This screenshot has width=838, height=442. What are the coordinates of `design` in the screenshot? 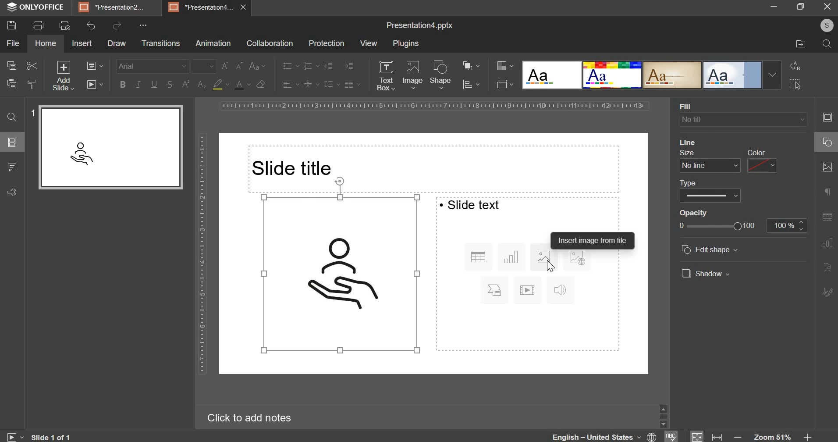 It's located at (553, 75).